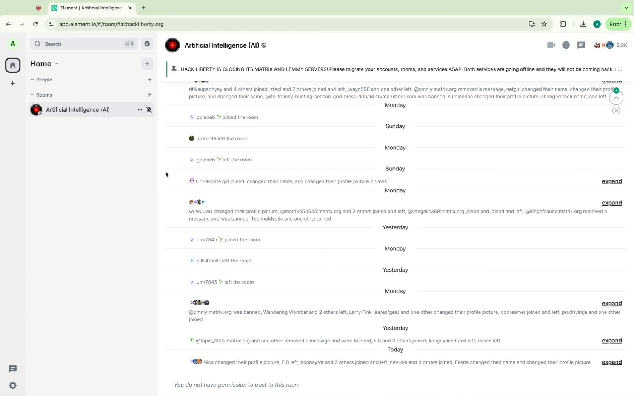 The height and width of the screenshot is (396, 634). Describe the element at coordinates (345, 341) in the screenshot. I see `message` at that location.